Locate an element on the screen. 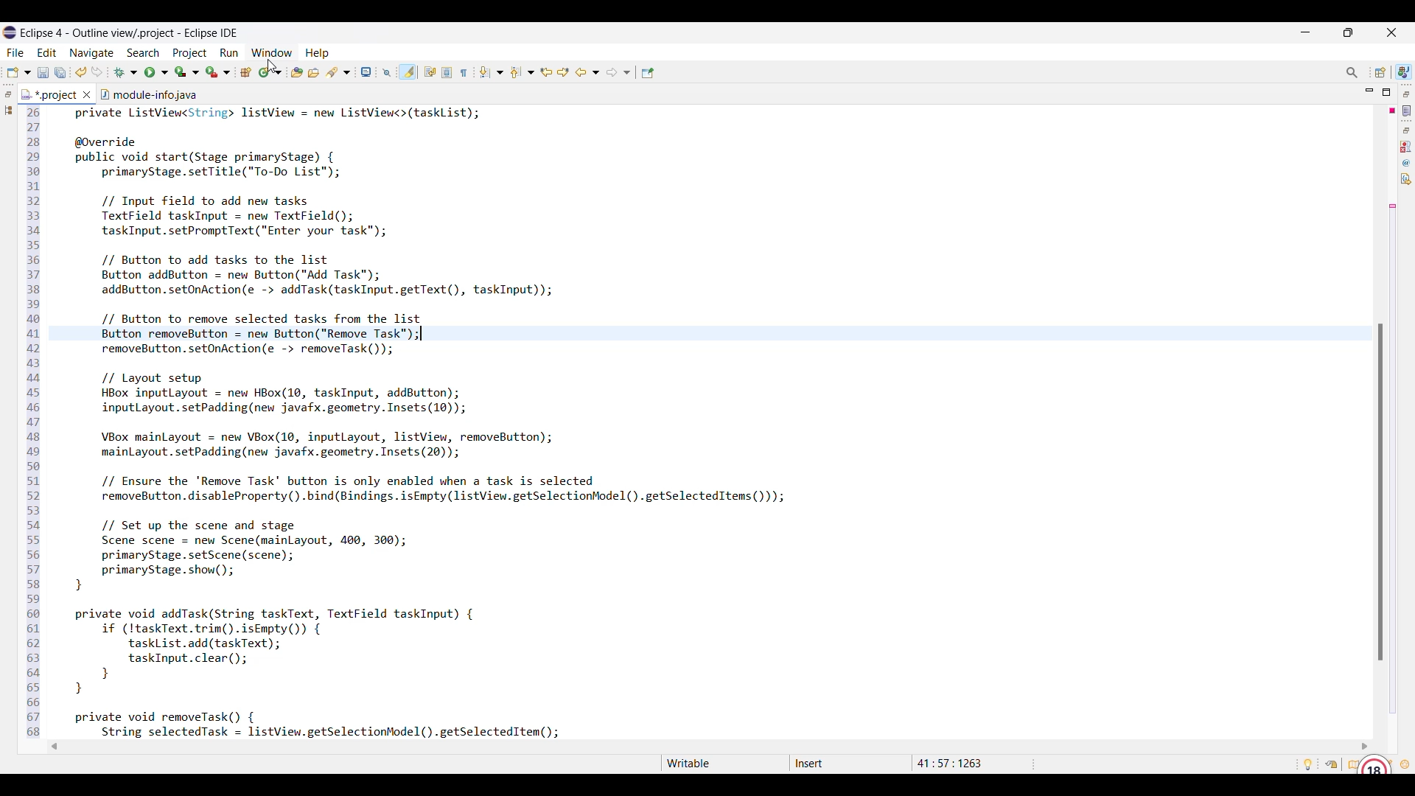 The width and height of the screenshot is (1415, 796). Next annotation is located at coordinates (491, 72).